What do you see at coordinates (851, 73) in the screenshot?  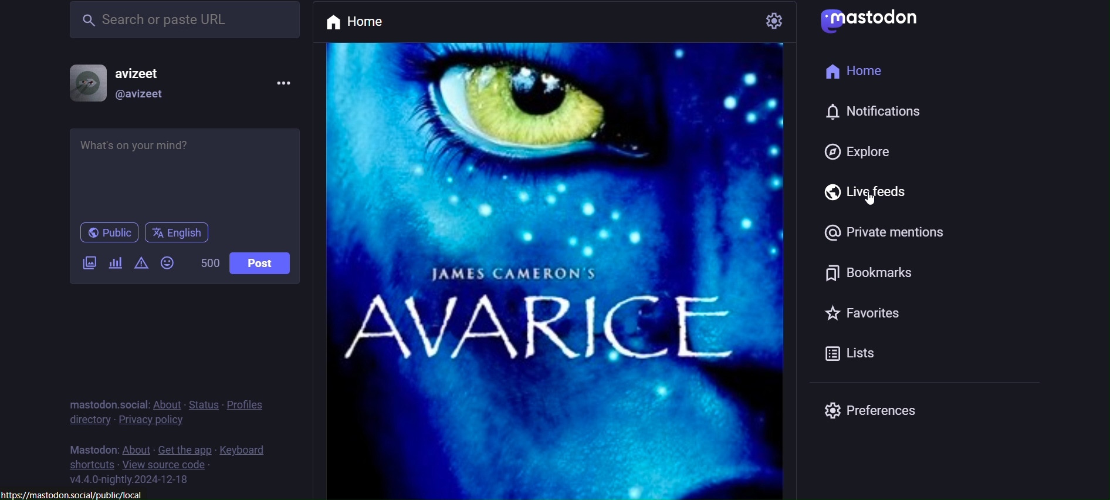 I see `home` at bounding box center [851, 73].